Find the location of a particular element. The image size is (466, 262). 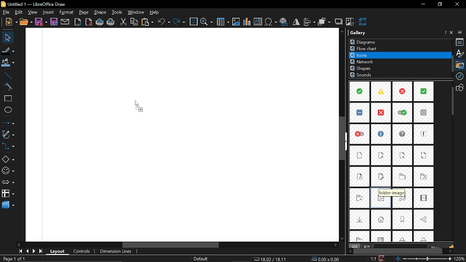

horizontal scrollbar is located at coordinates (398, 251).